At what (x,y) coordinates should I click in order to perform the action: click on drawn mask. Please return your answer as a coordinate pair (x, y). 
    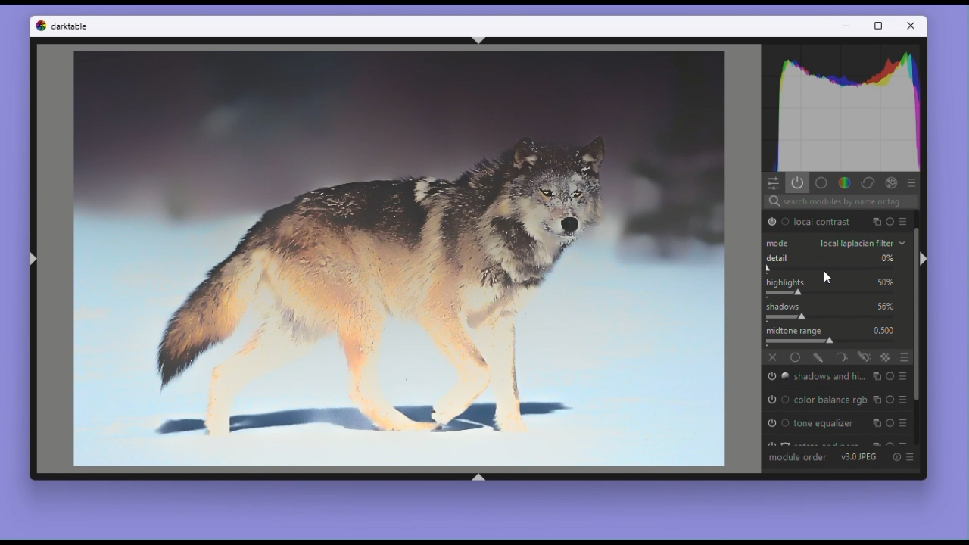
    Looking at the image, I should click on (818, 358).